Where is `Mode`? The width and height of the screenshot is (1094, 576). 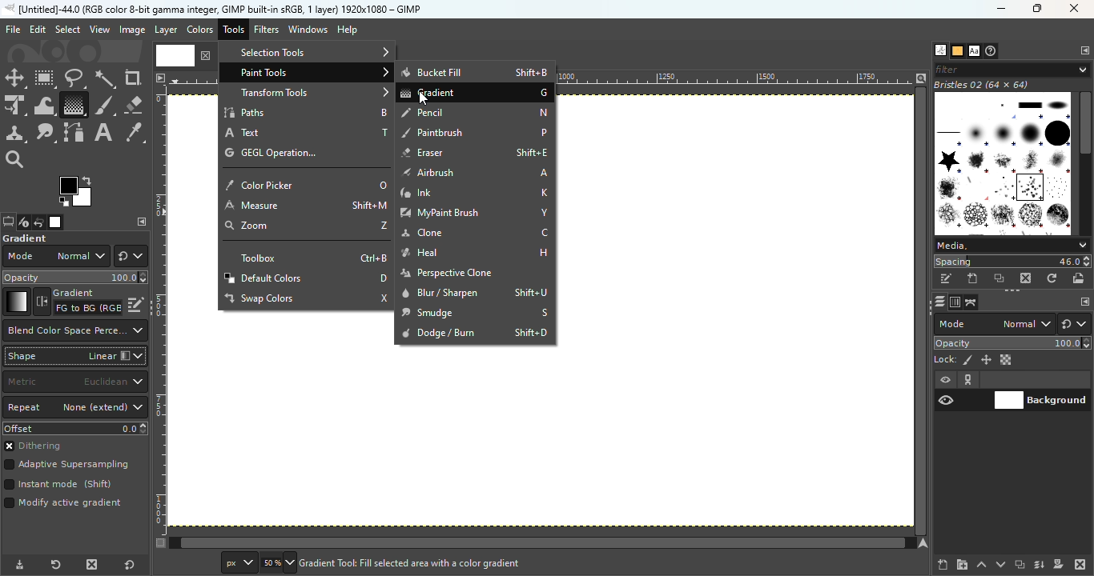
Mode is located at coordinates (995, 324).